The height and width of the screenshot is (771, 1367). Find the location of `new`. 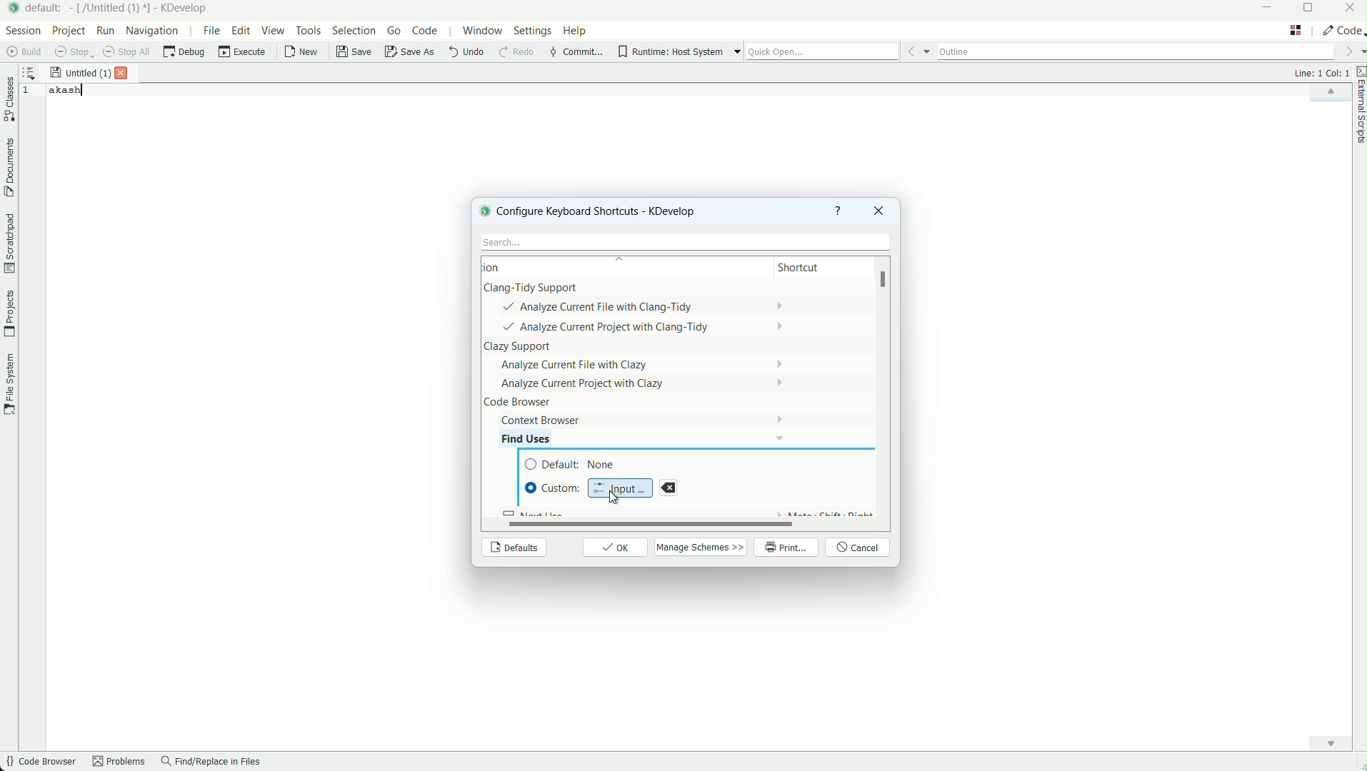

new is located at coordinates (302, 54).